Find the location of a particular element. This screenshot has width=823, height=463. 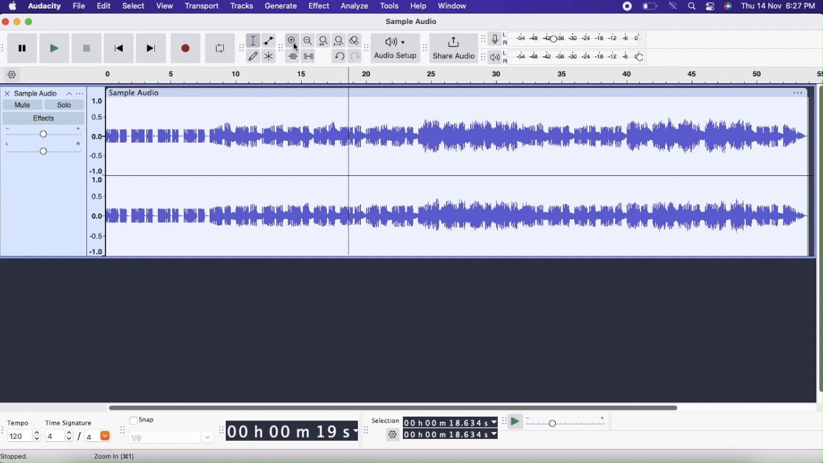

Zoom Out is located at coordinates (308, 41).